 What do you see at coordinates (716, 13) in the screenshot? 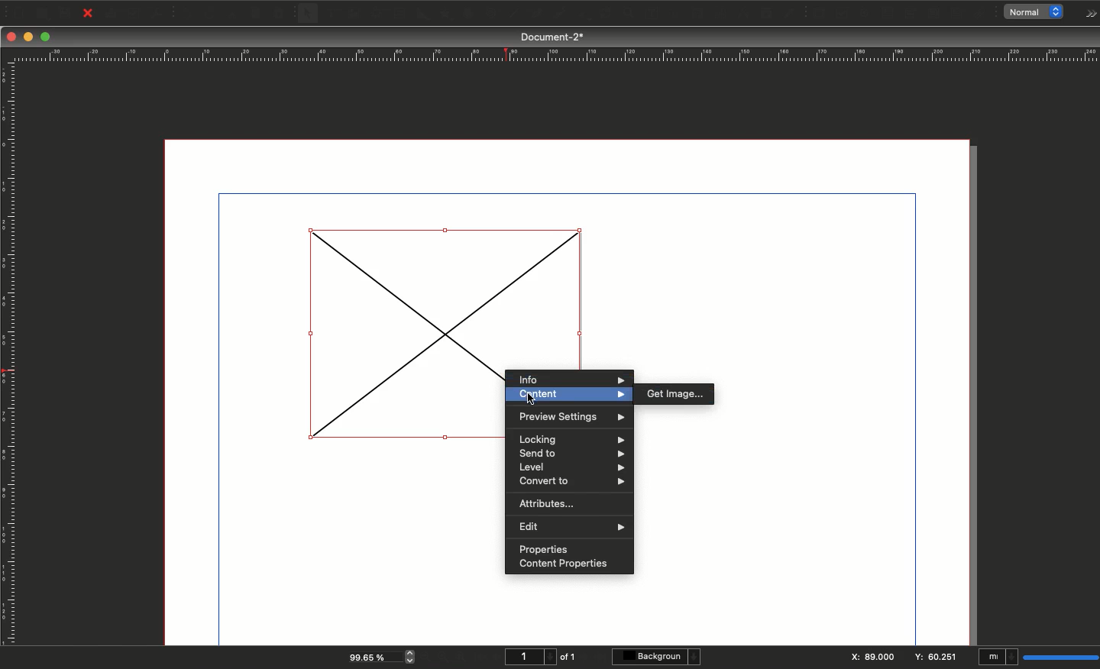
I see `Unlink text frames` at bounding box center [716, 13].